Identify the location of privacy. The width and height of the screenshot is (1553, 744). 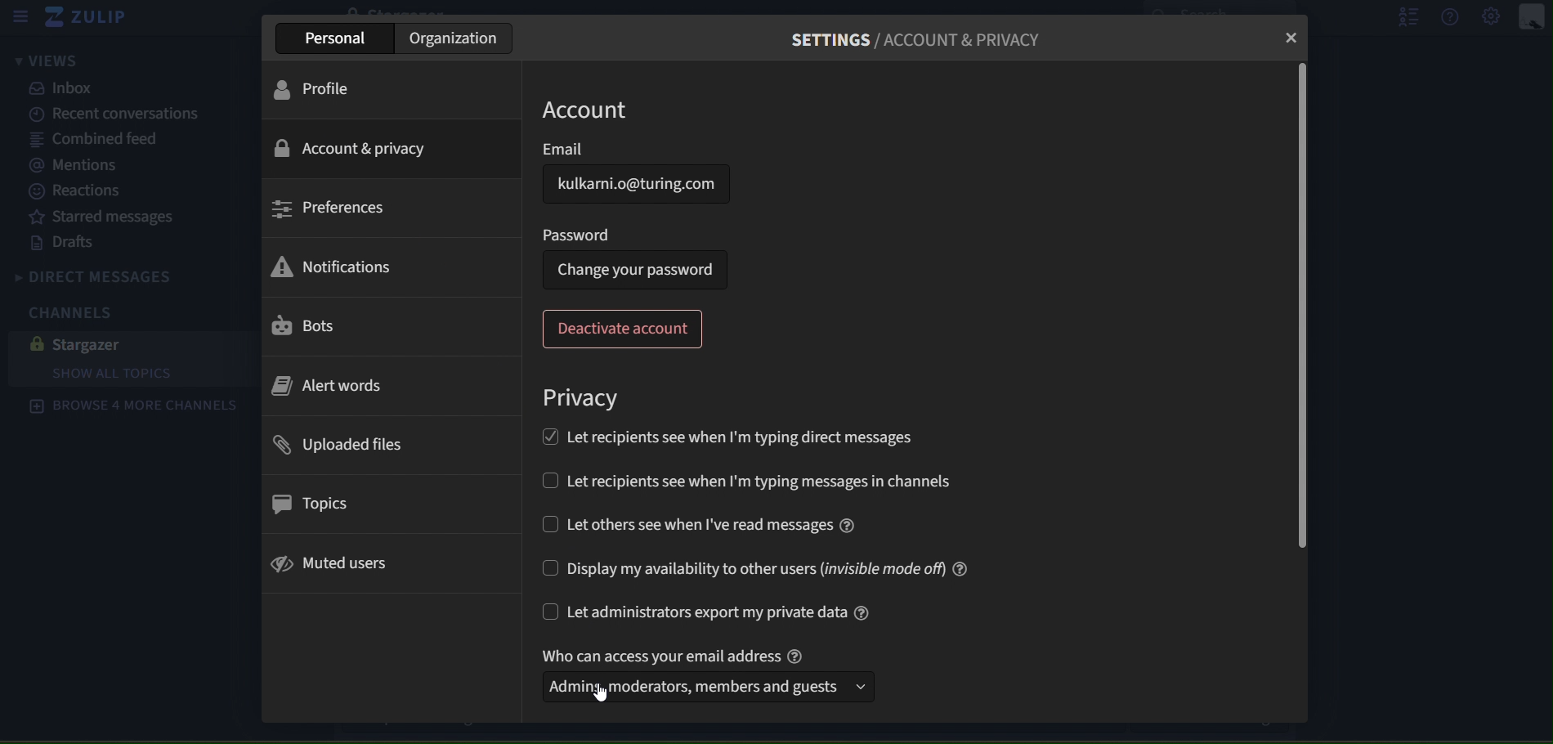
(582, 398).